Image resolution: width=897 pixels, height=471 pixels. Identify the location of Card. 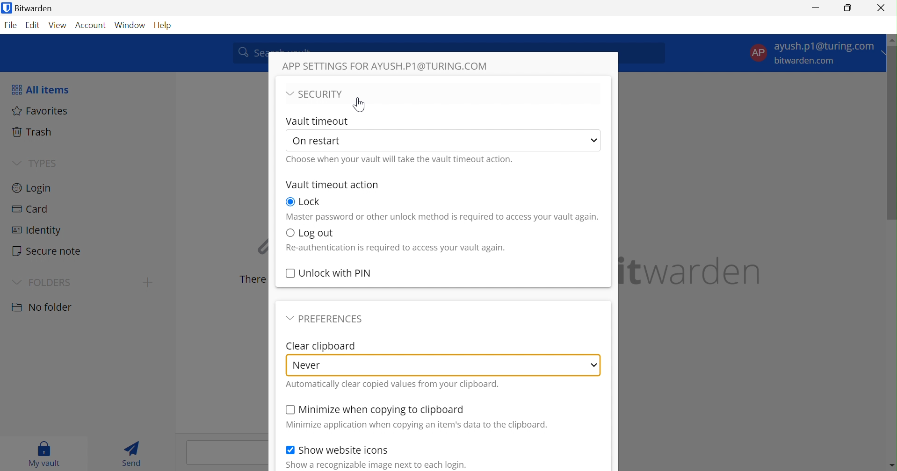
(31, 210).